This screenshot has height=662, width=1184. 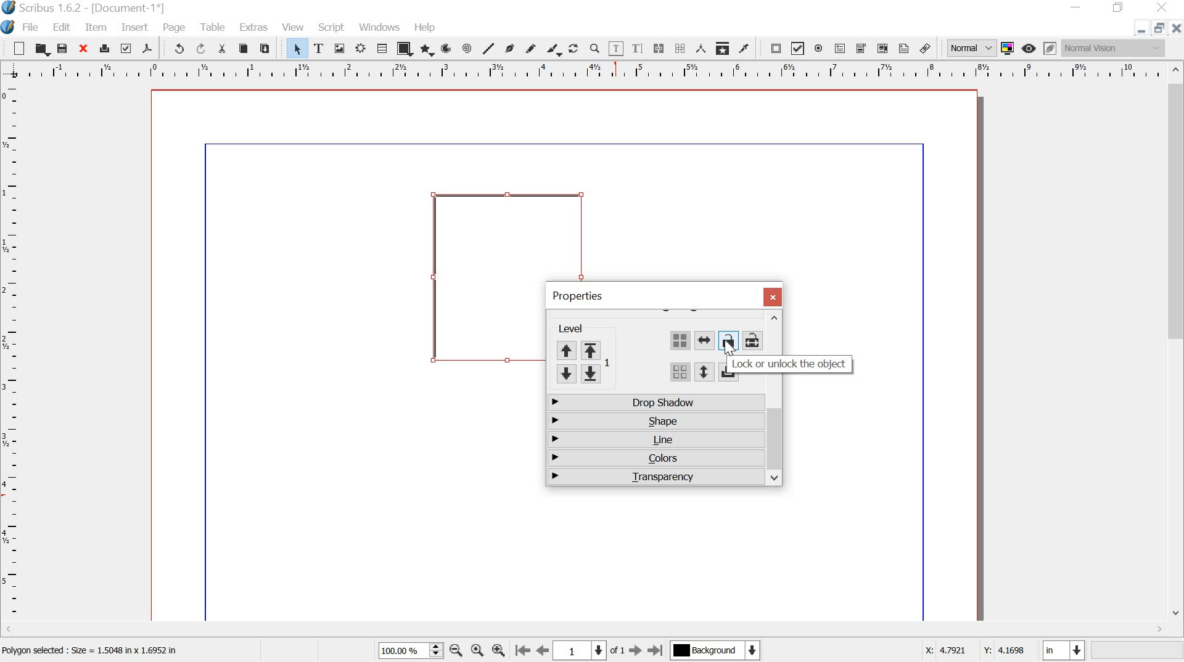 What do you see at coordinates (456, 650) in the screenshot?
I see `zoom out` at bounding box center [456, 650].